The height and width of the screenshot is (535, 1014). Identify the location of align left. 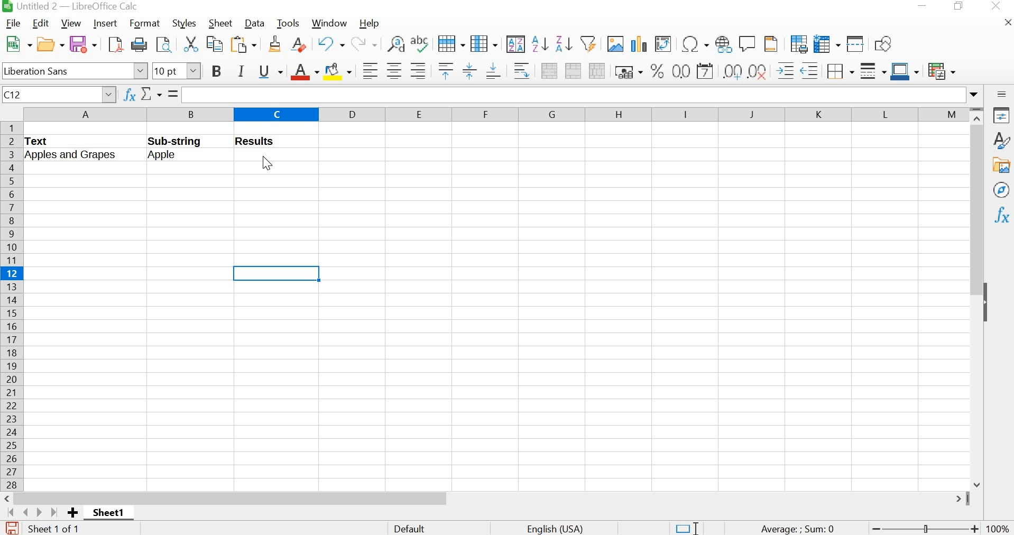
(368, 70).